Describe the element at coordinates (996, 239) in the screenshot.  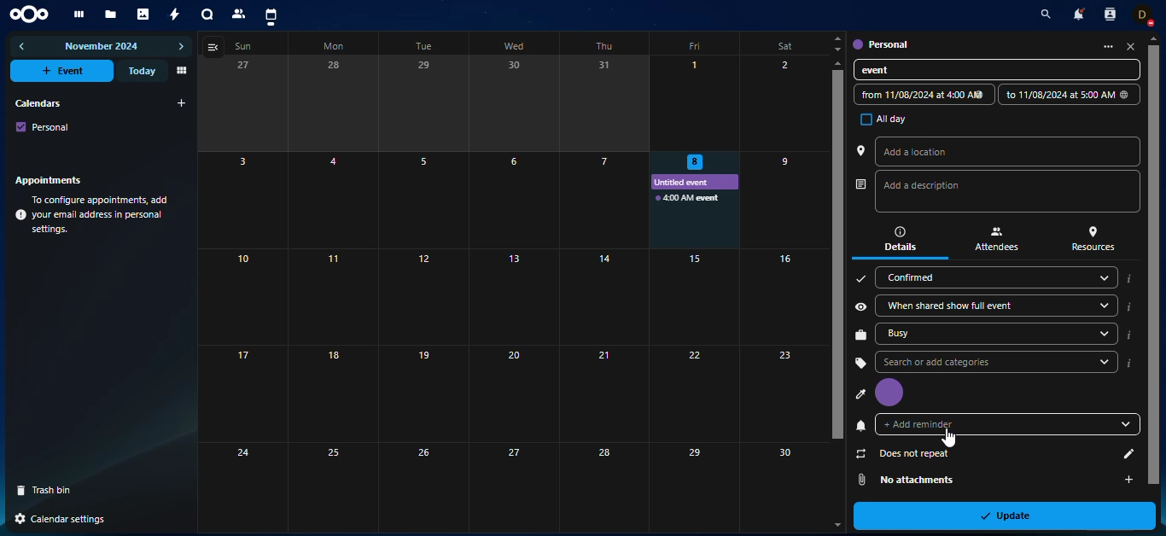
I see `attendees` at that location.